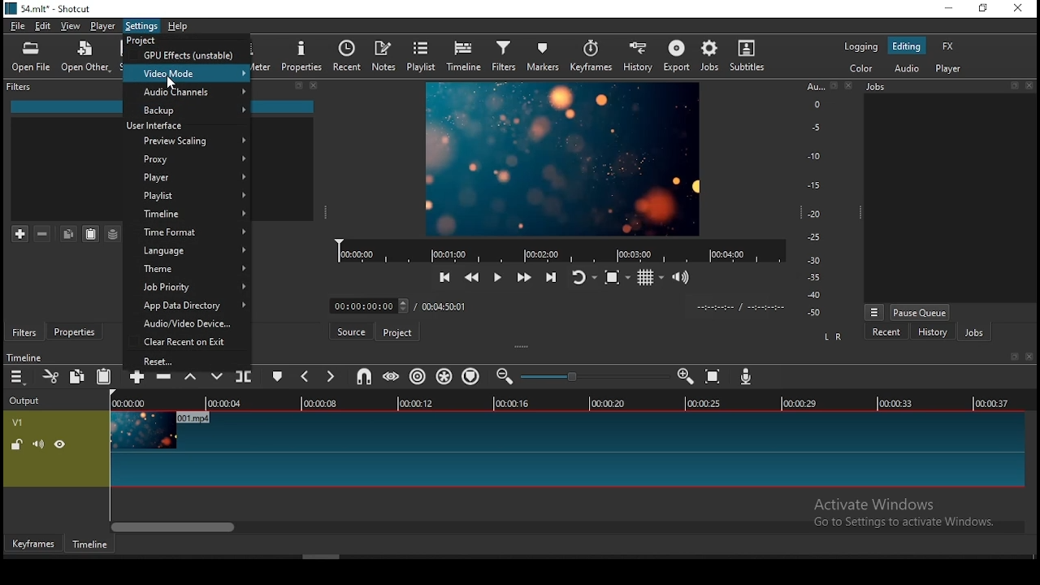 This screenshot has width=1040, height=585. What do you see at coordinates (77, 375) in the screenshot?
I see `copy` at bounding box center [77, 375].